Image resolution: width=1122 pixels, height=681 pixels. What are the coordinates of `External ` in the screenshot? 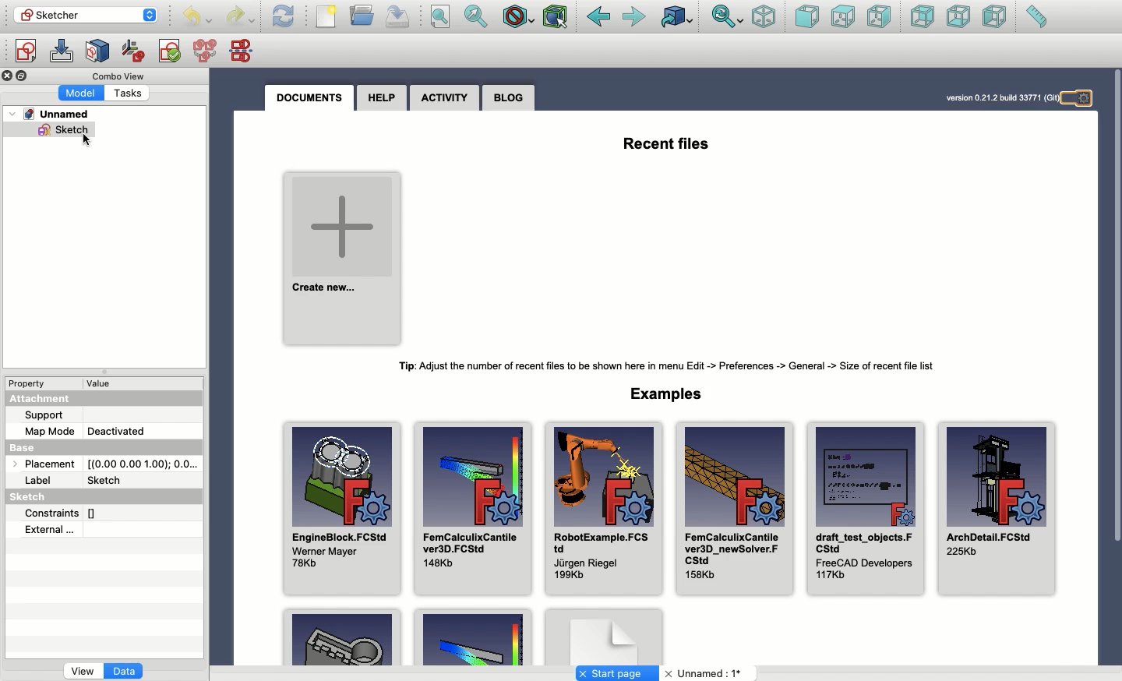 It's located at (51, 529).